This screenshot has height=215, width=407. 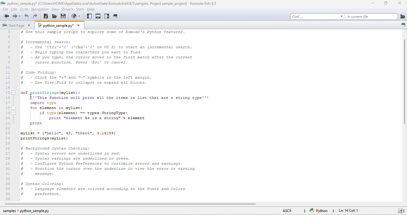 I want to click on browse, so click(x=77, y=17).